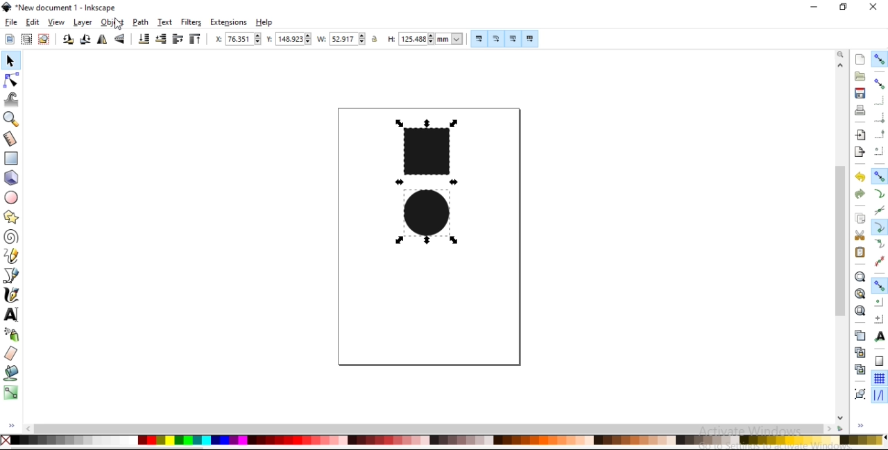 The image size is (888, 450). What do you see at coordinates (12, 354) in the screenshot?
I see `erase existing paths` at bounding box center [12, 354].